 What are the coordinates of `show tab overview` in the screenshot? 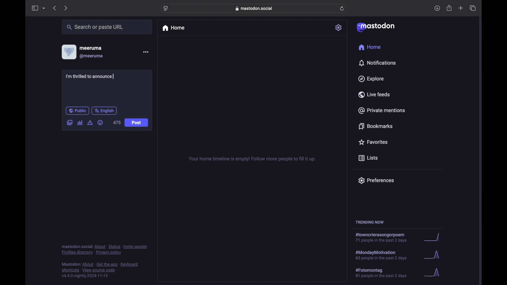 It's located at (473, 8).